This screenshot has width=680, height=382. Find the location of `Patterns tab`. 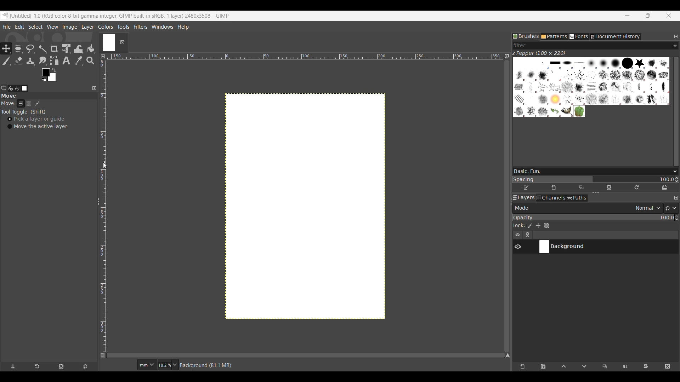

Patterns tab is located at coordinates (554, 37).